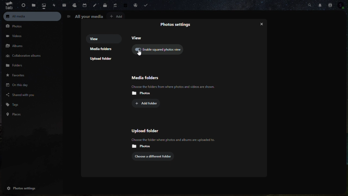 This screenshot has width=348, height=196. I want to click on photo, so click(44, 6).